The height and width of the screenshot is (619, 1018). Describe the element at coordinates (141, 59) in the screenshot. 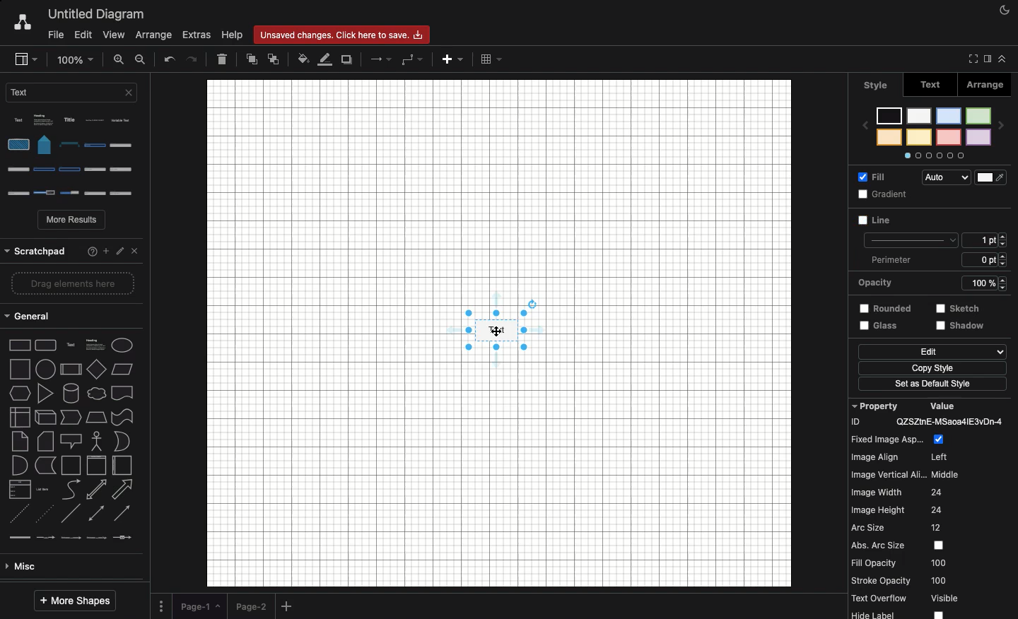

I see `Zoom out` at that location.